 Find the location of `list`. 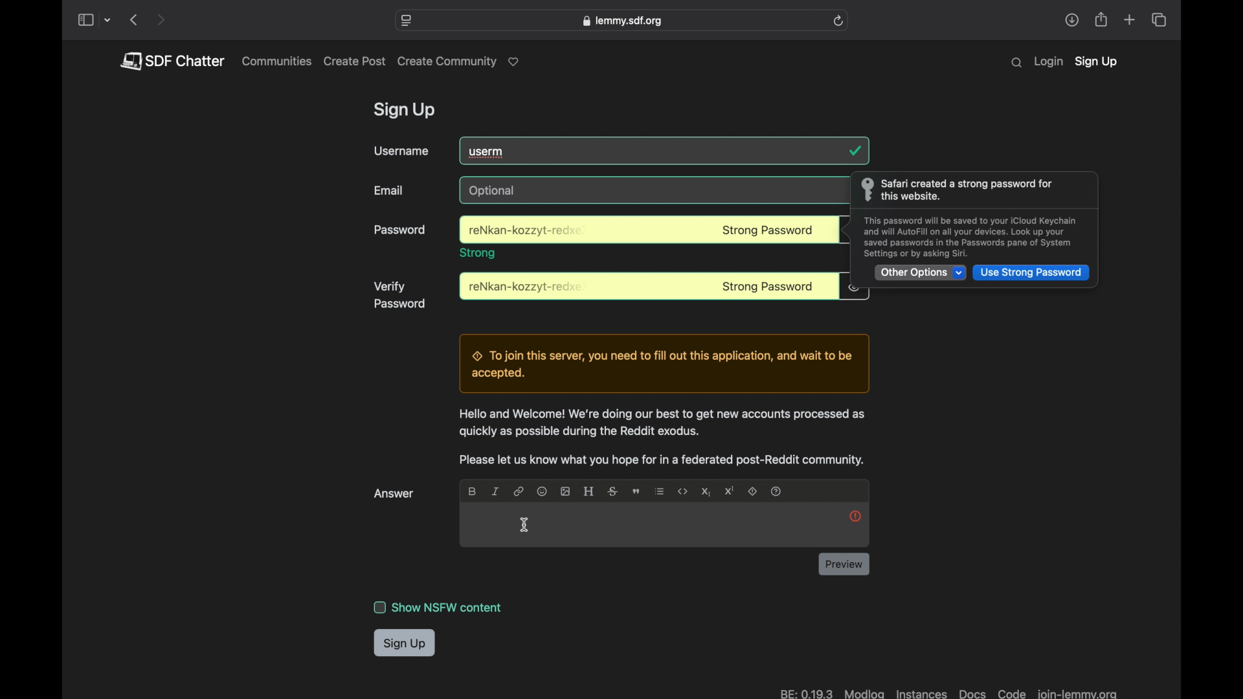

list is located at coordinates (660, 491).